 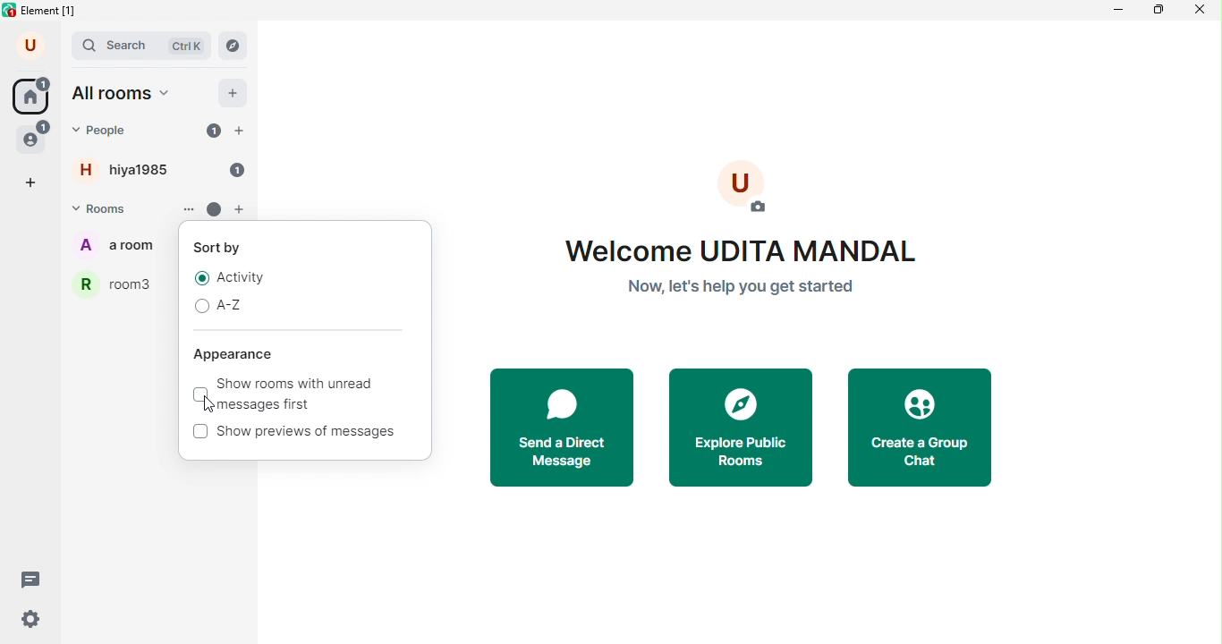 I want to click on show rooms with unread messages first, so click(x=303, y=395).